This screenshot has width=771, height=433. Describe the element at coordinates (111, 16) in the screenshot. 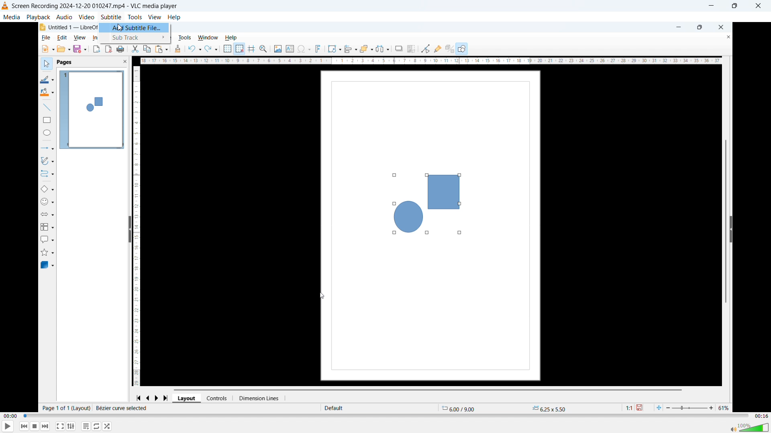

I see `Subtitle ` at that location.